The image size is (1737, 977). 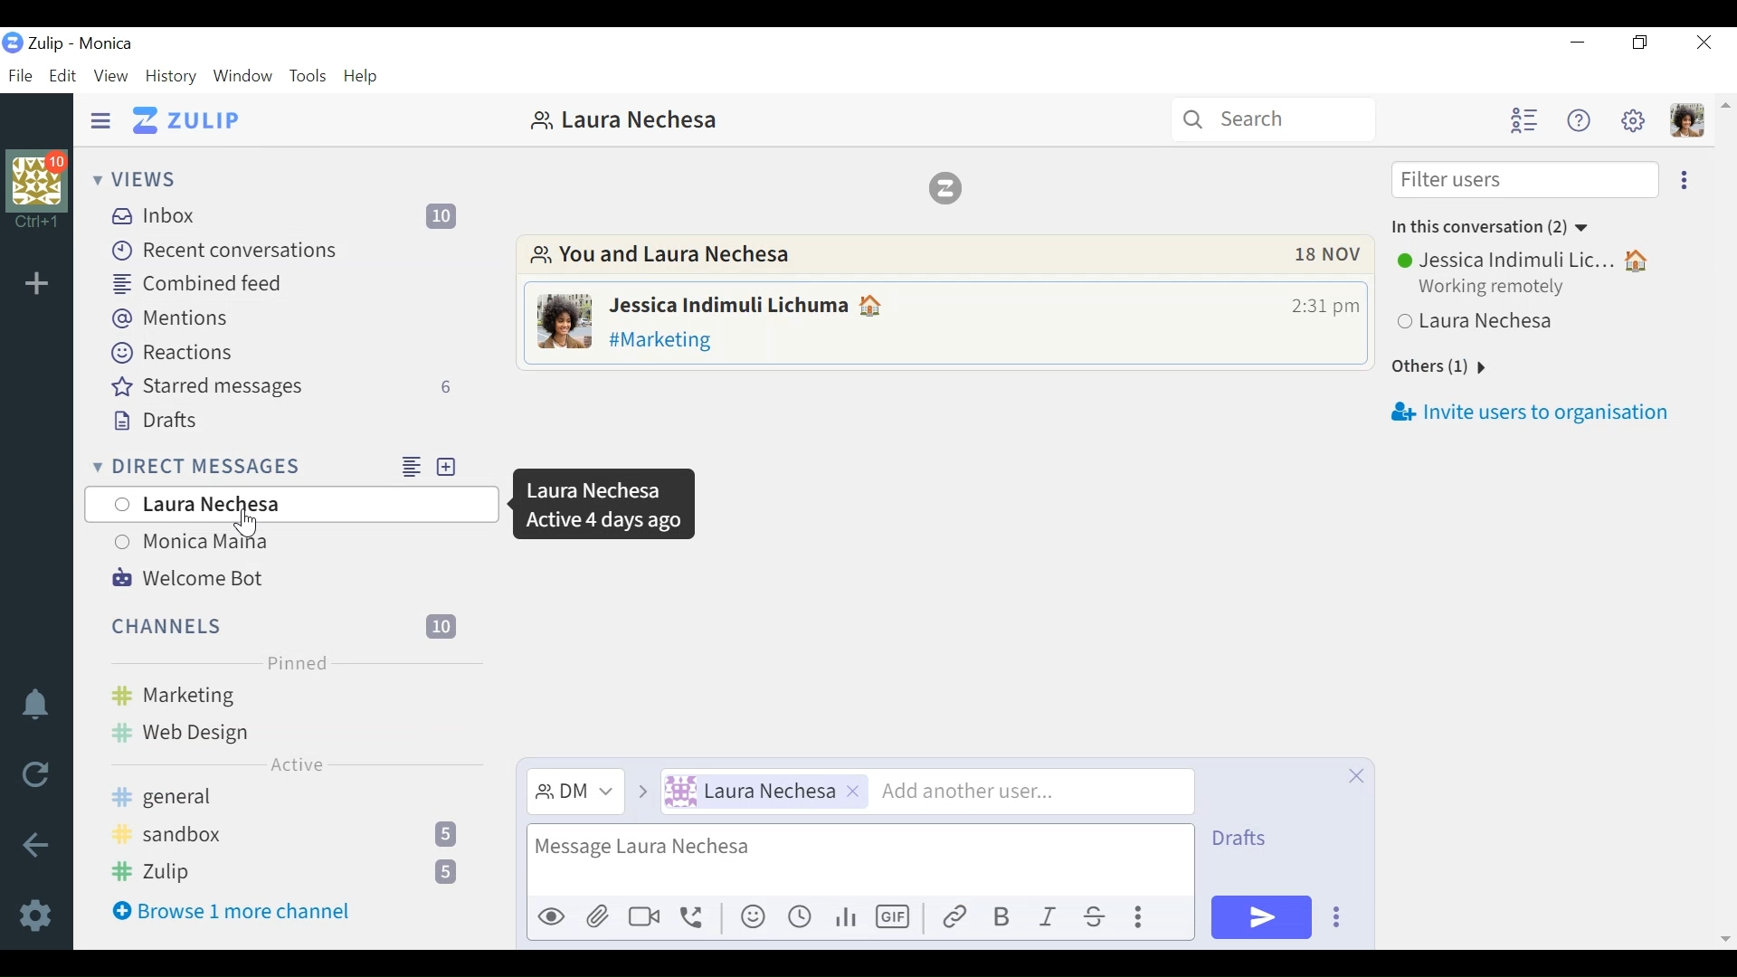 What do you see at coordinates (1096, 916) in the screenshot?
I see `Strikethrough` at bounding box center [1096, 916].